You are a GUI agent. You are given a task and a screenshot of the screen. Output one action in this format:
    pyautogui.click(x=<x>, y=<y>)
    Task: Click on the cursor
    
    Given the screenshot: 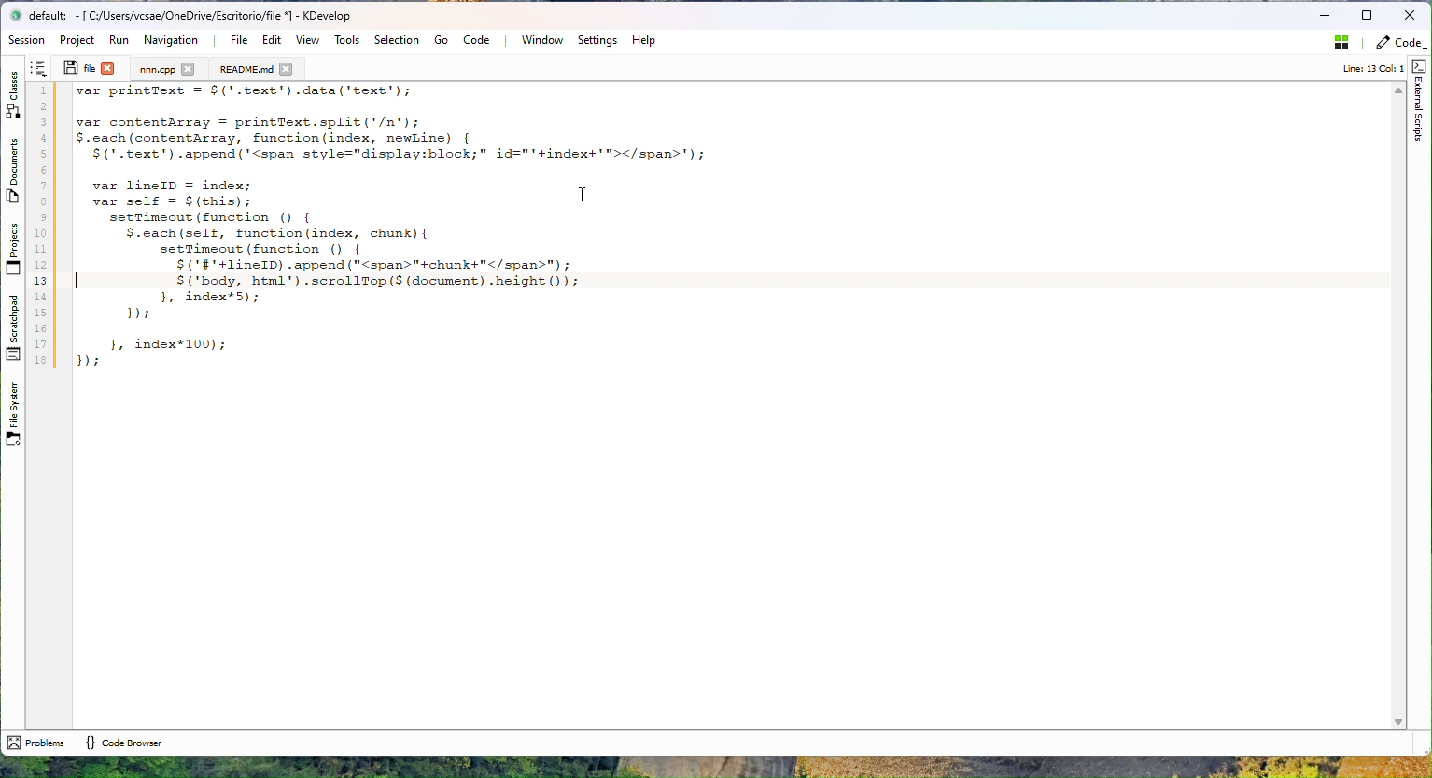 What is the action you would take?
    pyautogui.click(x=583, y=194)
    